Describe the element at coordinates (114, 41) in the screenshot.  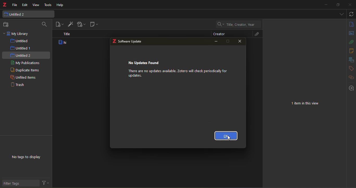
I see `logo` at that location.